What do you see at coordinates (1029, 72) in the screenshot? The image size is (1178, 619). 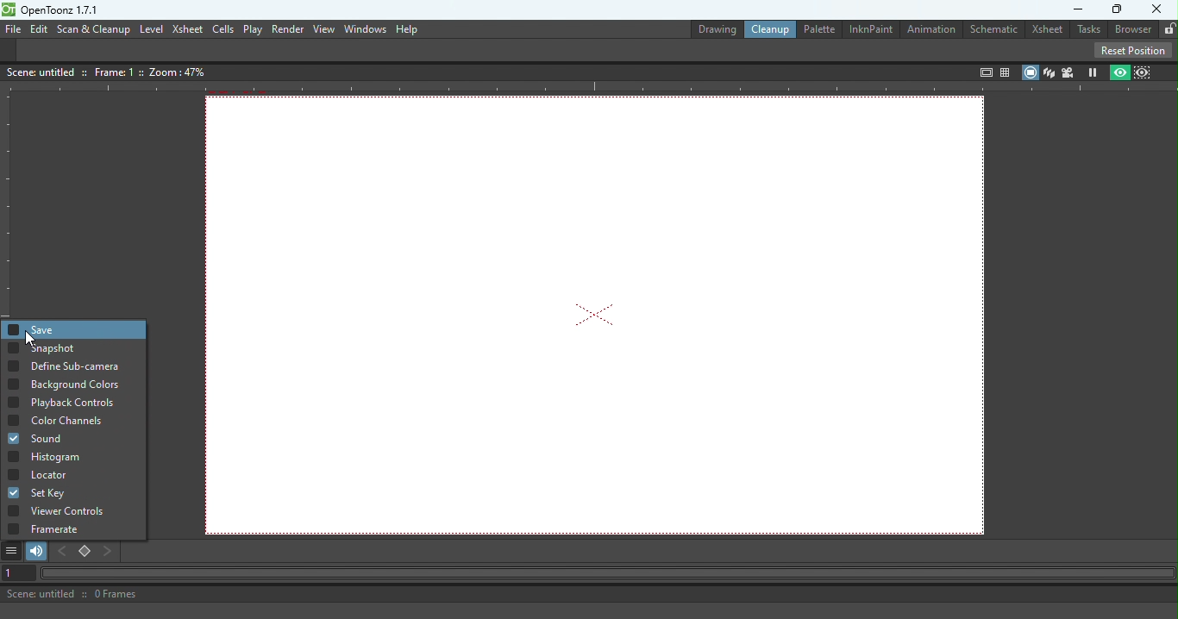 I see `Camera stand view` at bounding box center [1029, 72].